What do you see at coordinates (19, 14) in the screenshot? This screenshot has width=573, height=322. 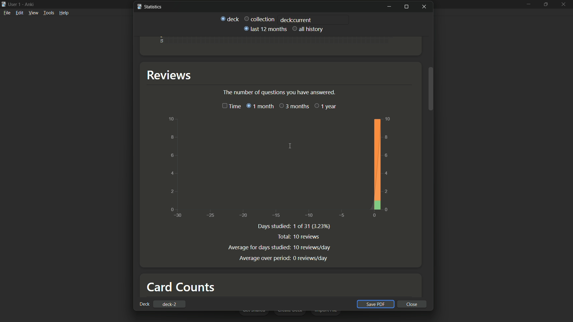 I see `Edit` at bounding box center [19, 14].